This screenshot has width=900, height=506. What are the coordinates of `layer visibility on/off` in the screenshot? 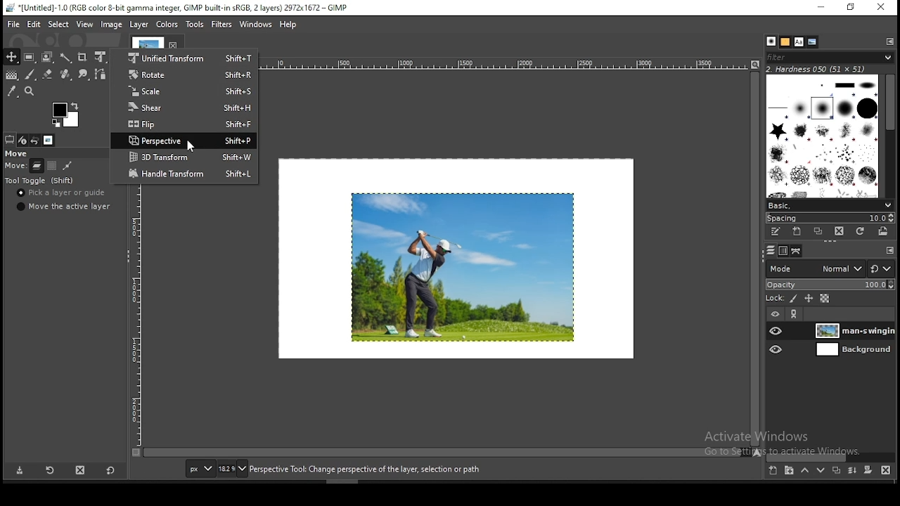 It's located at (776, 331).